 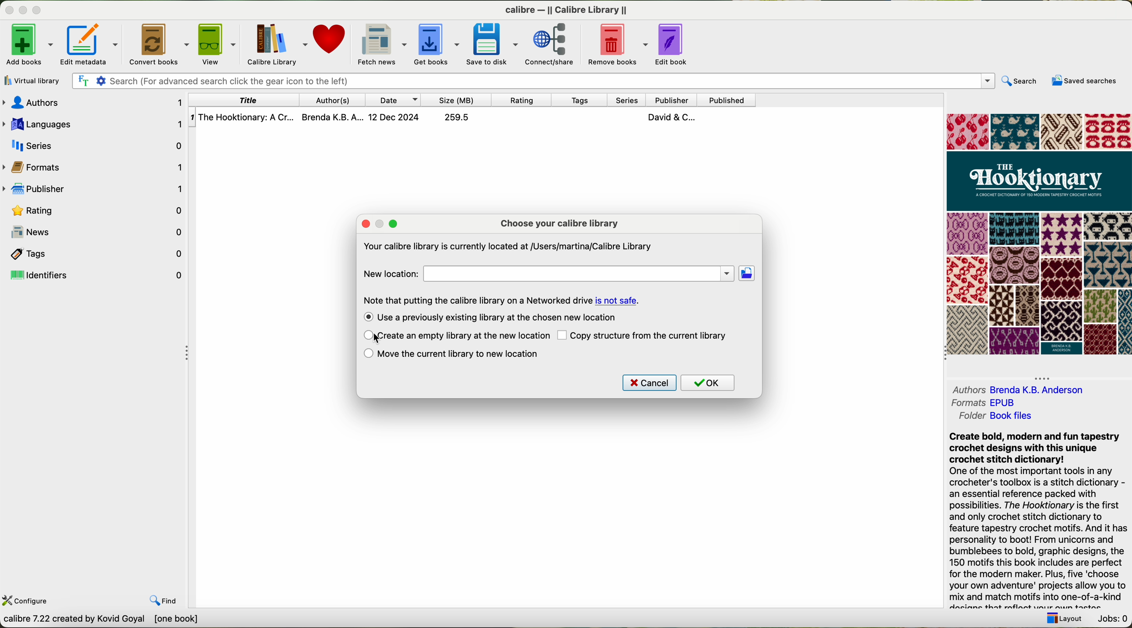 I want to click on authors Brenda K. B. Andreson, so click(x=1017, y=390).